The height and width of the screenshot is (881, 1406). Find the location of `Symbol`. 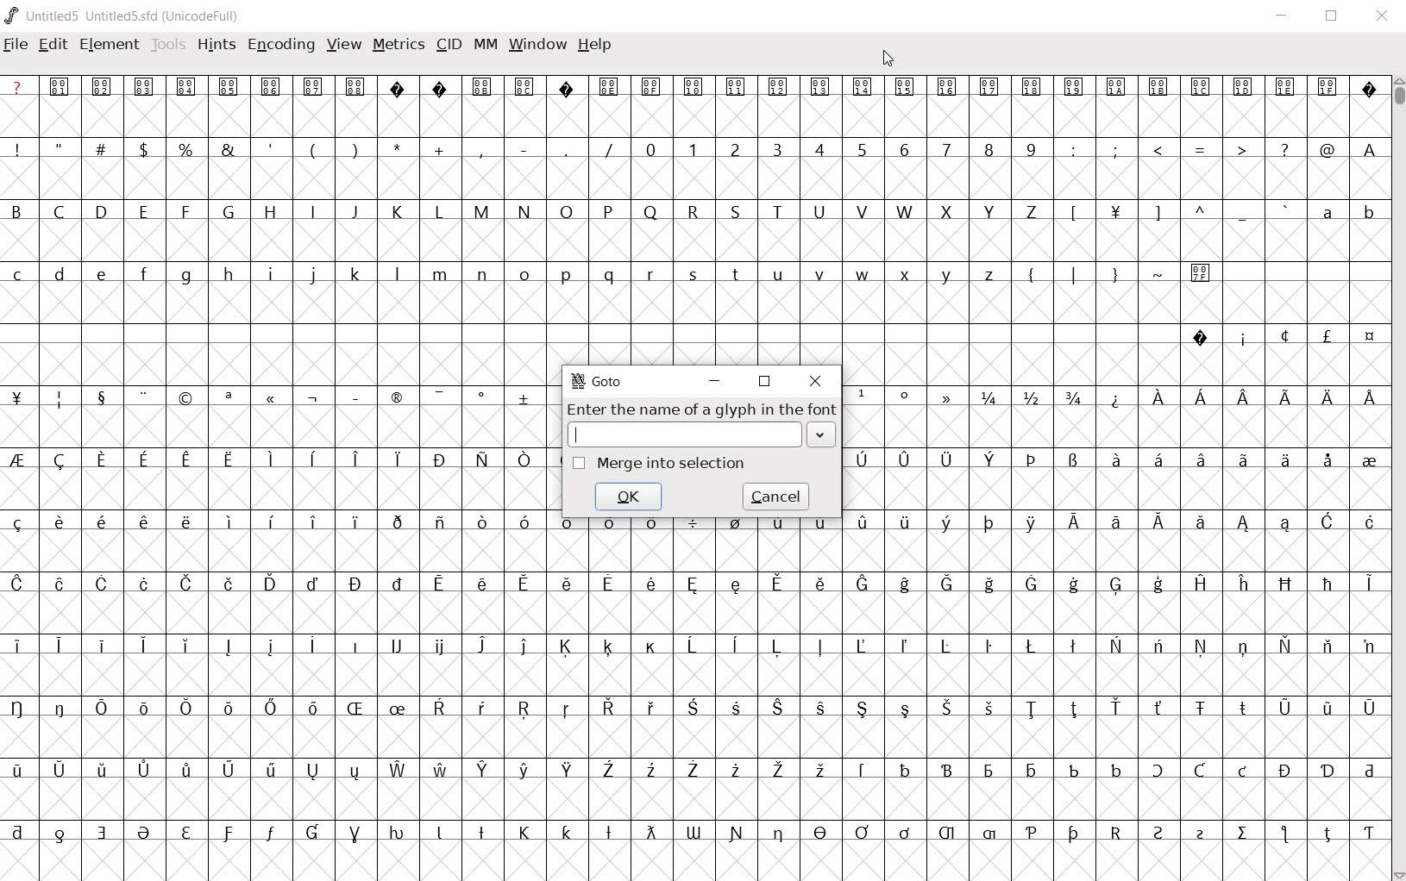

Symbol is located at coordinates (102, 772).